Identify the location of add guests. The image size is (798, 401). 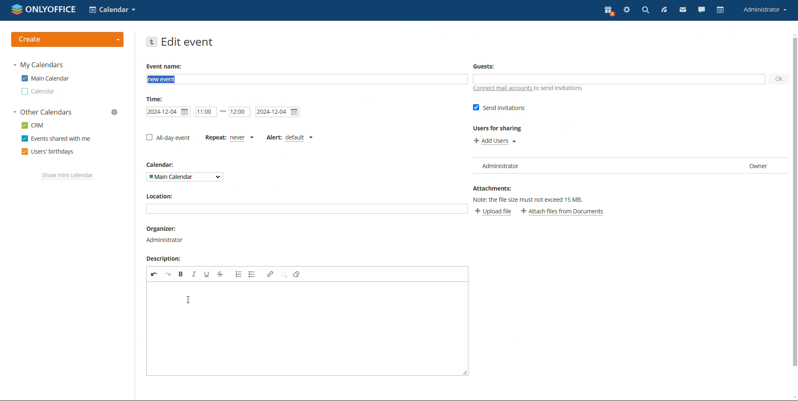
(618, 79).